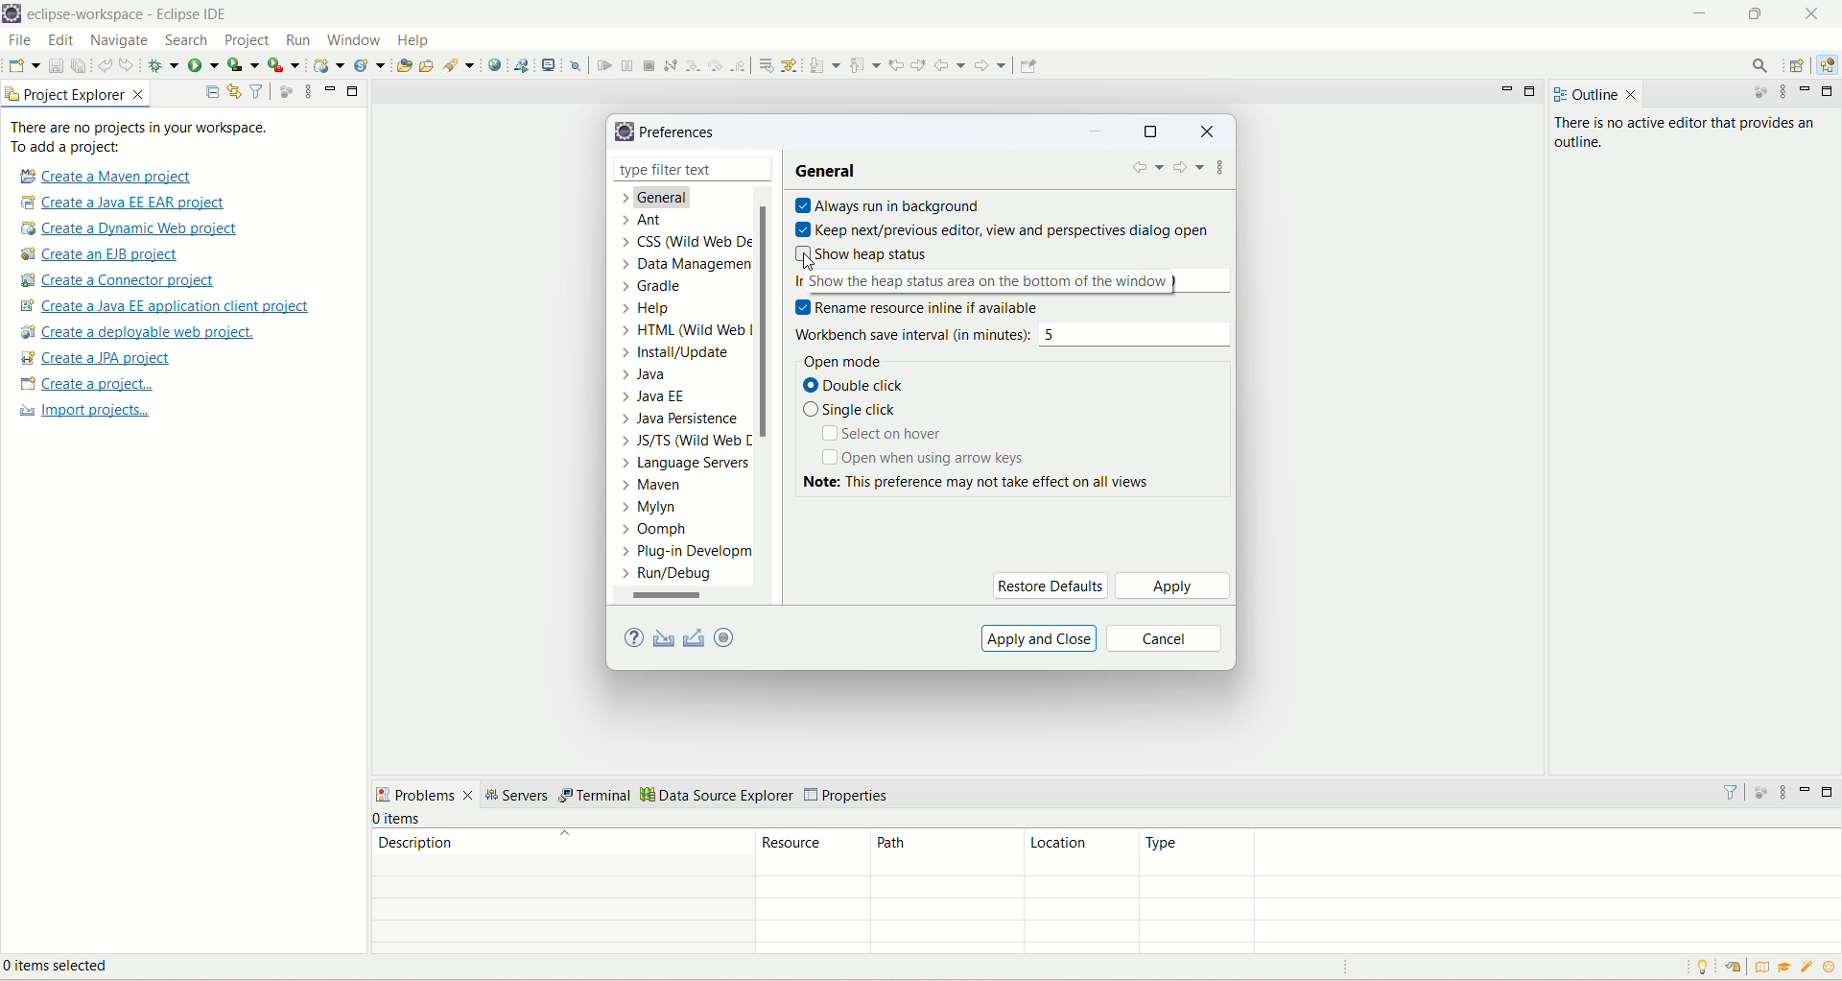 Image resolution: width=1842 pixels, height=981 pixels. What do you see at coordinates (60, 41) in the screenshot?
I see `edit` at bounding box center [60, 41].